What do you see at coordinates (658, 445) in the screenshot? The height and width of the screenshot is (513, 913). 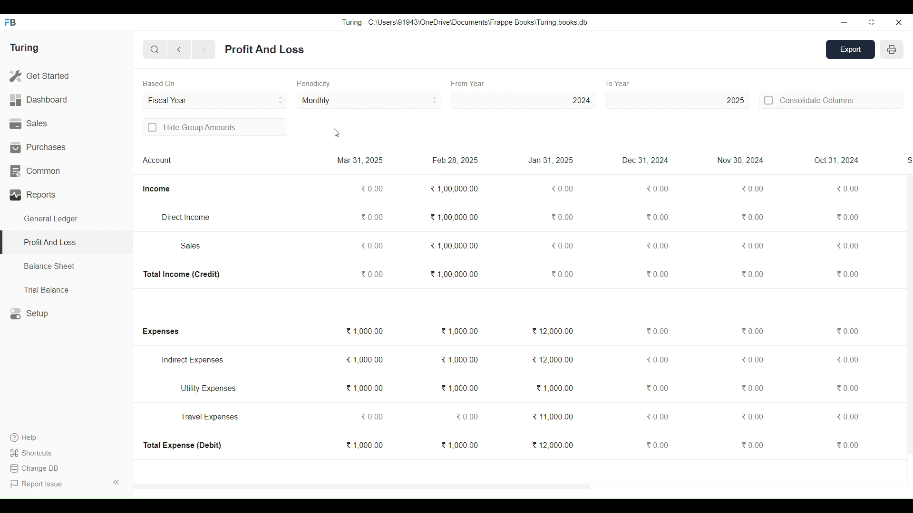 I see `0.00` at bounding box center [658, 445].